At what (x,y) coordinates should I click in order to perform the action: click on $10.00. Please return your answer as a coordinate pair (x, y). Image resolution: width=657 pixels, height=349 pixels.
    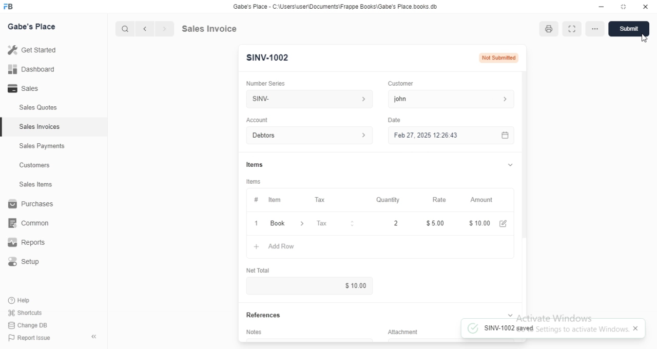
    Looking at the image, I should click on (359, 285).